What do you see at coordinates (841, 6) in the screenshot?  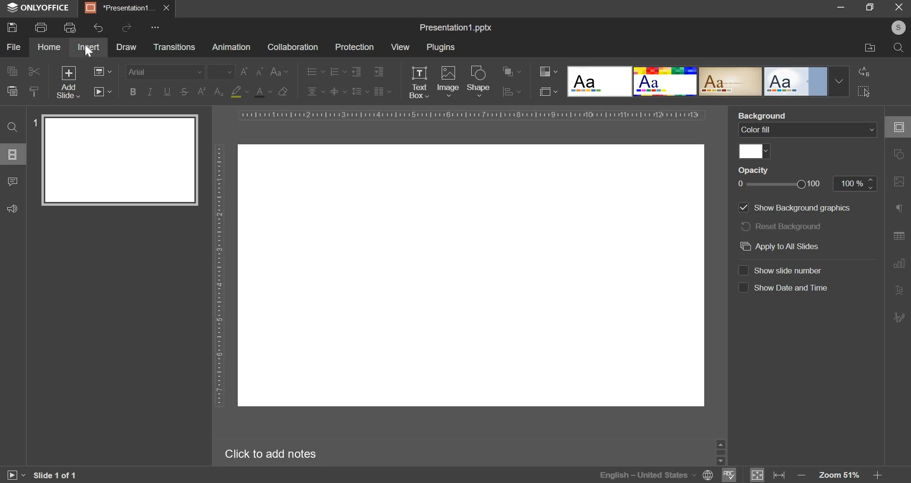 I see `minimize` at bounding box center [841, 6].